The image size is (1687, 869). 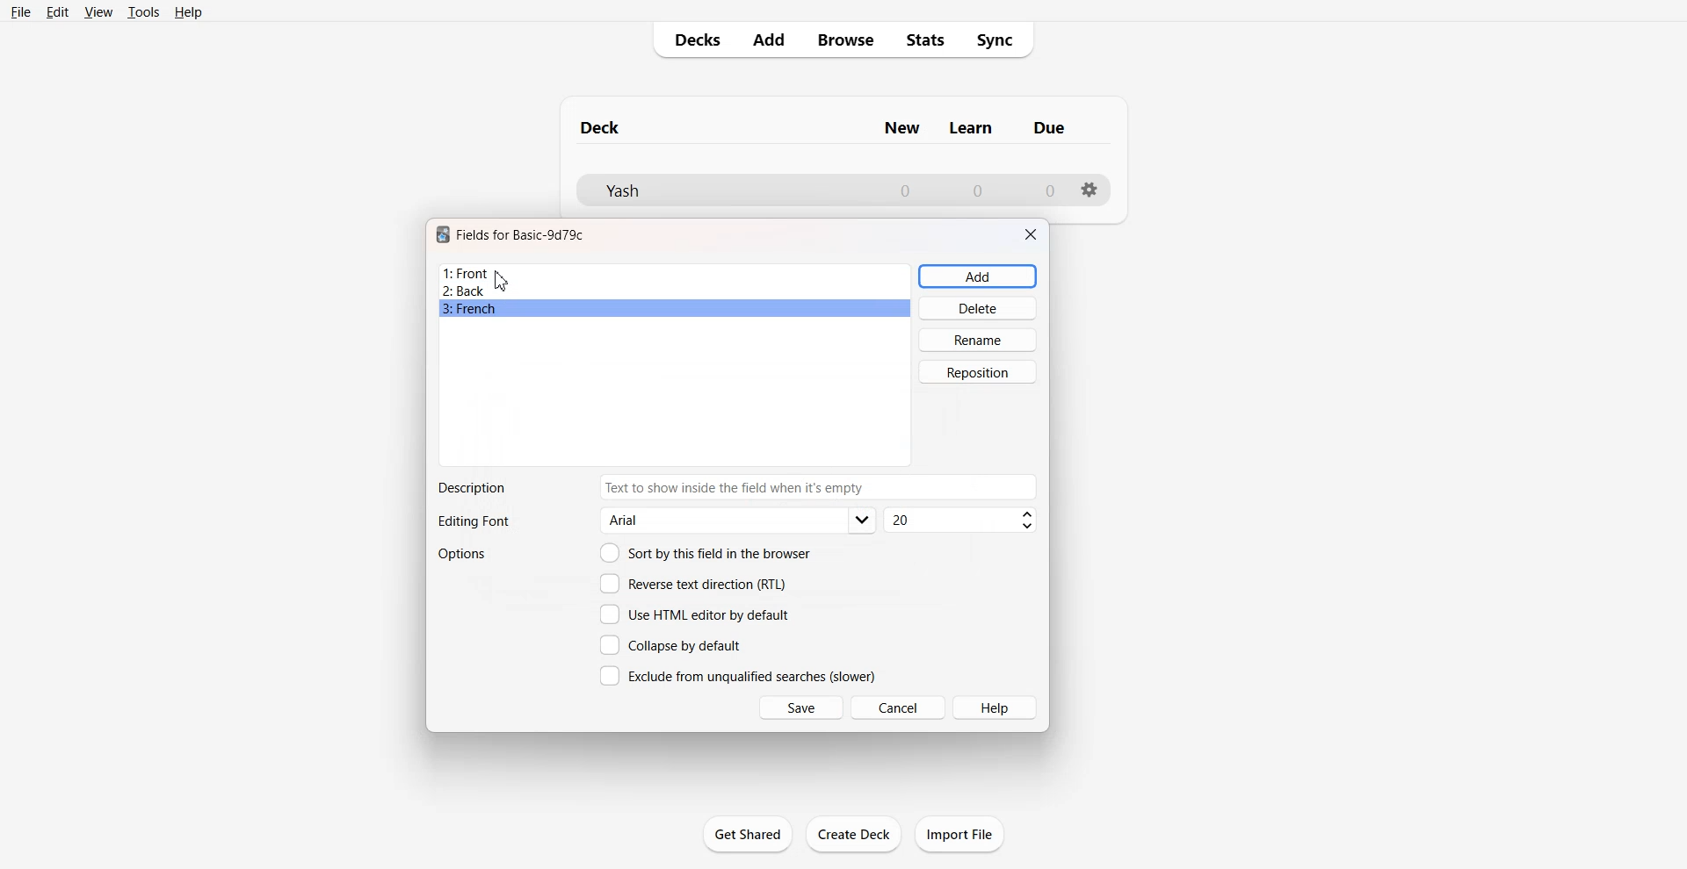 What do you see at coordinates (691, 39) in the screenshot?
I see `Decks` at bounding box center [691, 39].